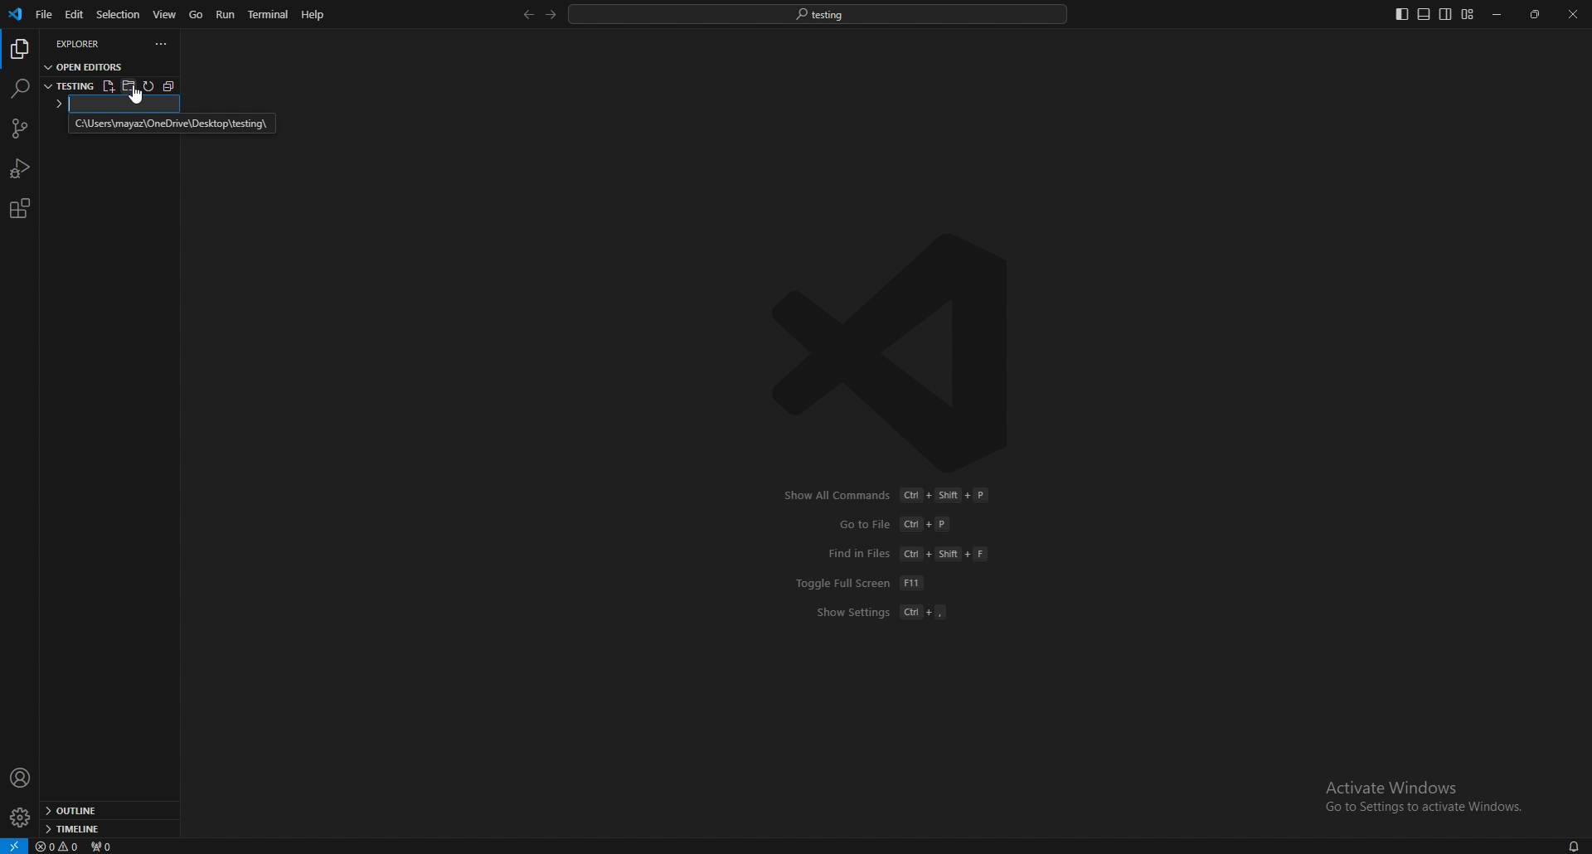  Describe the element at coordinates (18, 129) in the screenshot. I see `source code` at that location.